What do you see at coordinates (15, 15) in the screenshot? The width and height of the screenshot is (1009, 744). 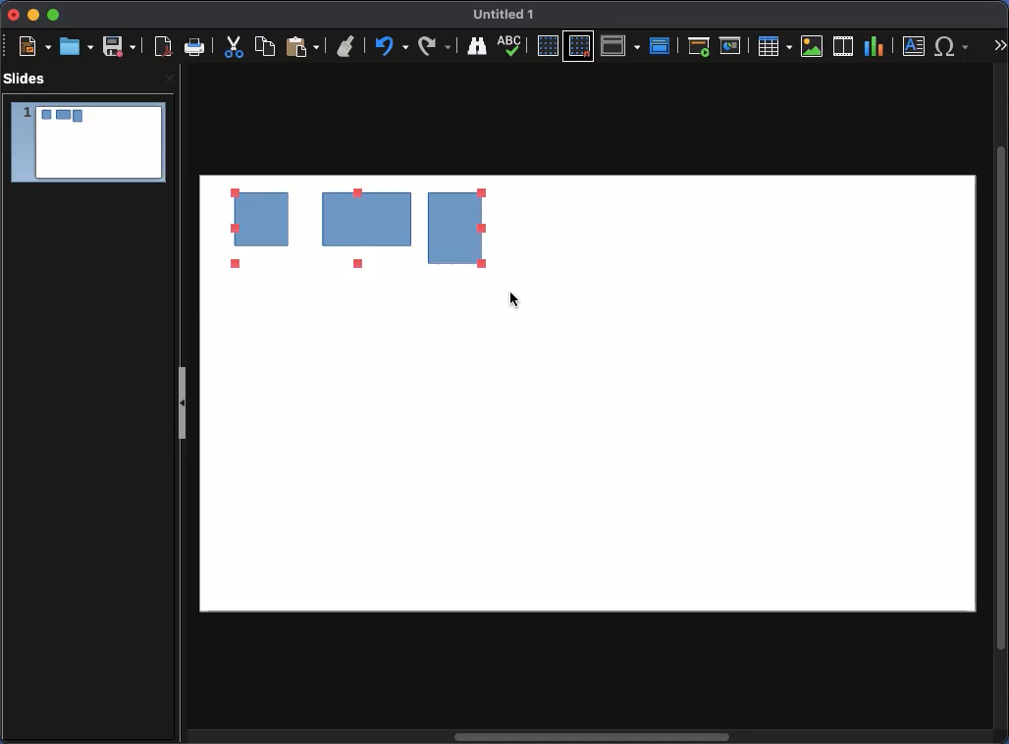 I see `Close` at bounding box center [15, 15].